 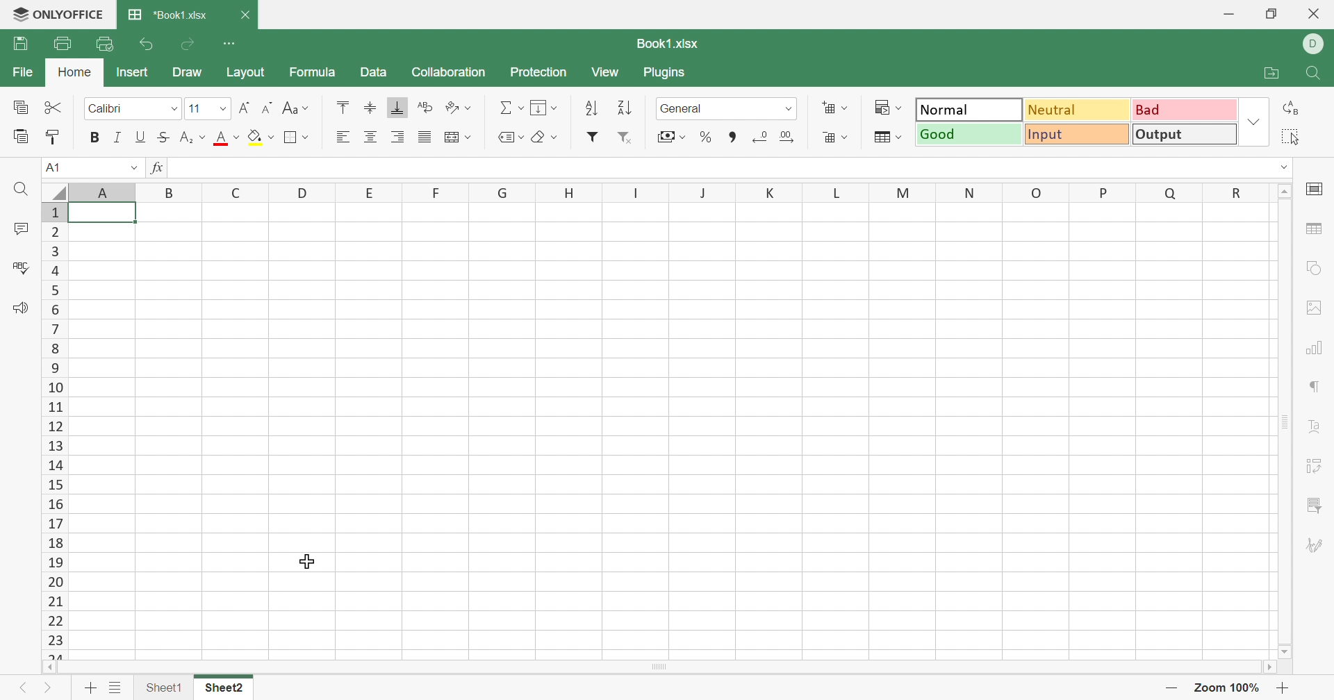 I want to click on P, so click(x=1109, y=192).